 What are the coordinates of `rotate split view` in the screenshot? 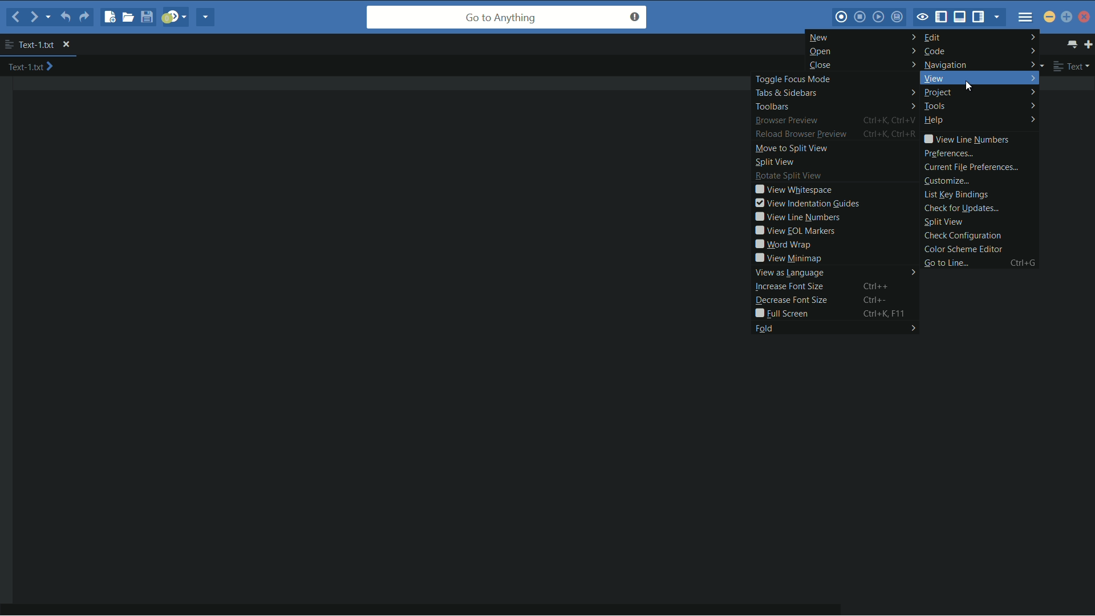 It's located at (785, 176).